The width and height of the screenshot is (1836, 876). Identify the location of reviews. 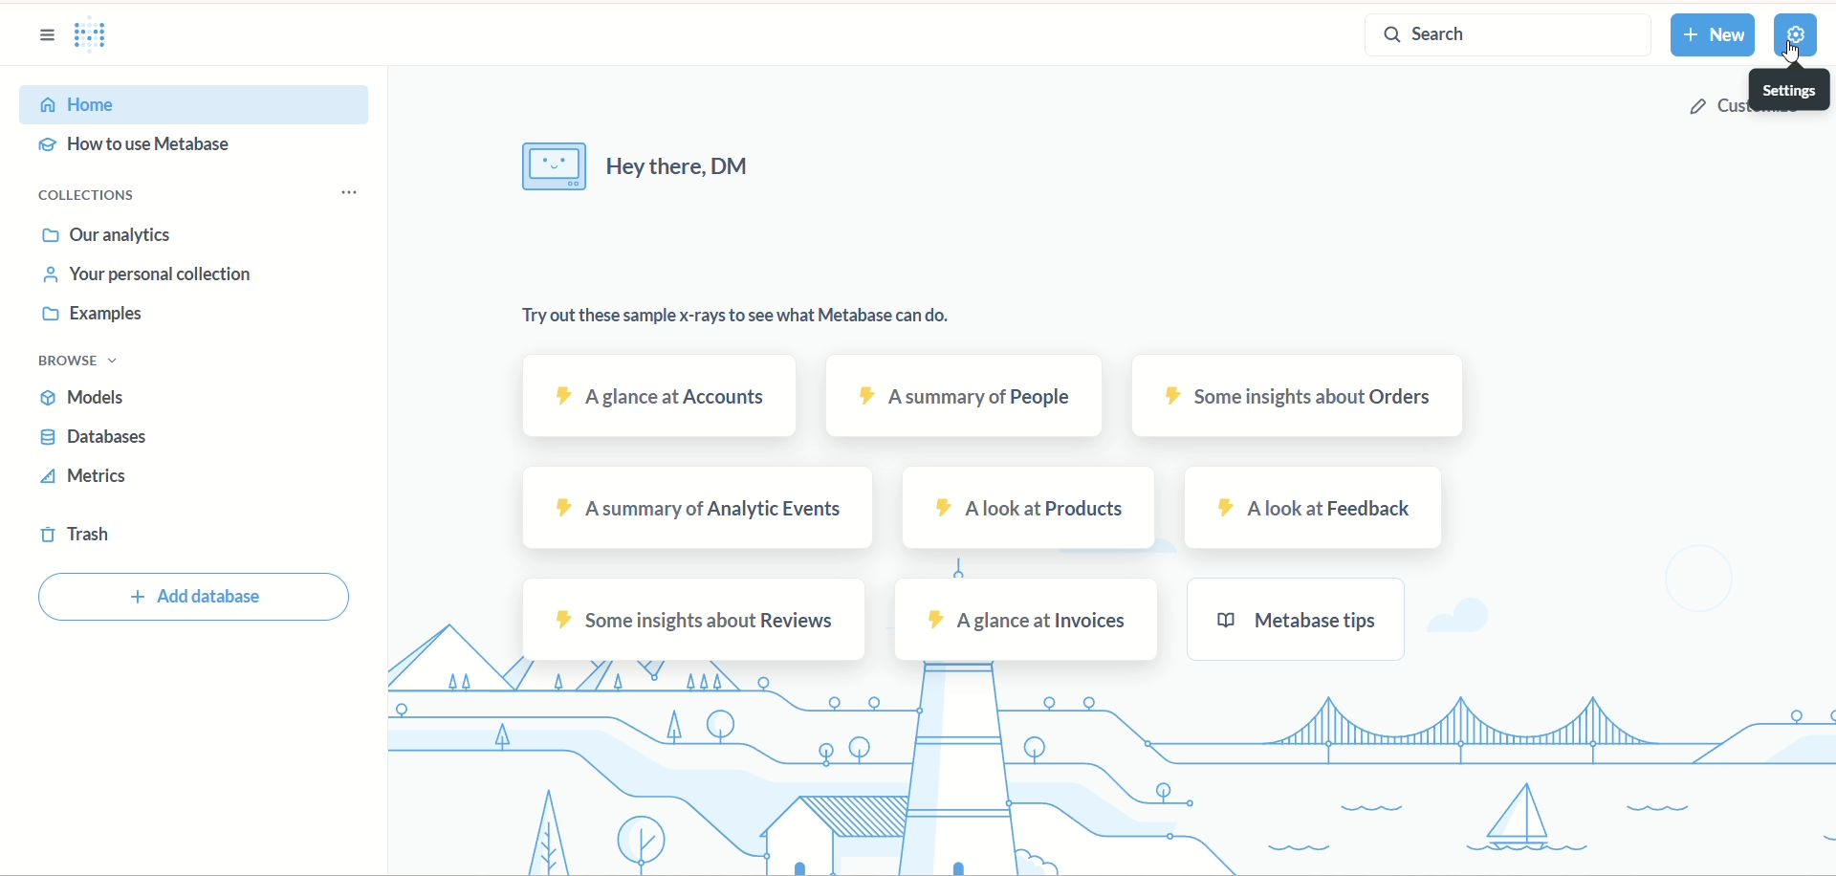
(693, 621).